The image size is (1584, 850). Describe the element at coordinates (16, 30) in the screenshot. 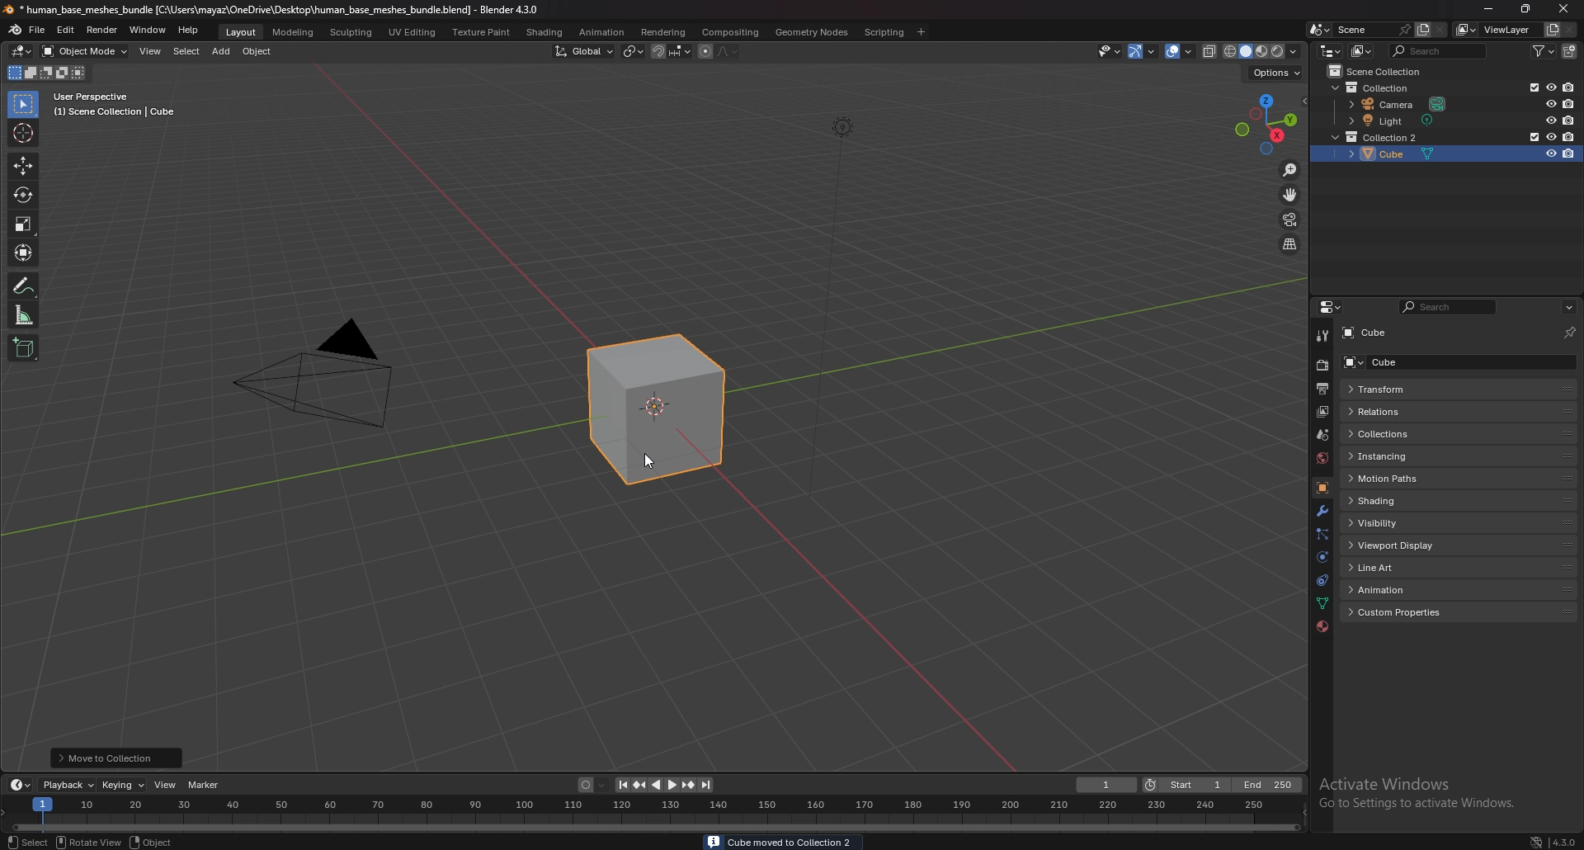

I see `blender` at that location.